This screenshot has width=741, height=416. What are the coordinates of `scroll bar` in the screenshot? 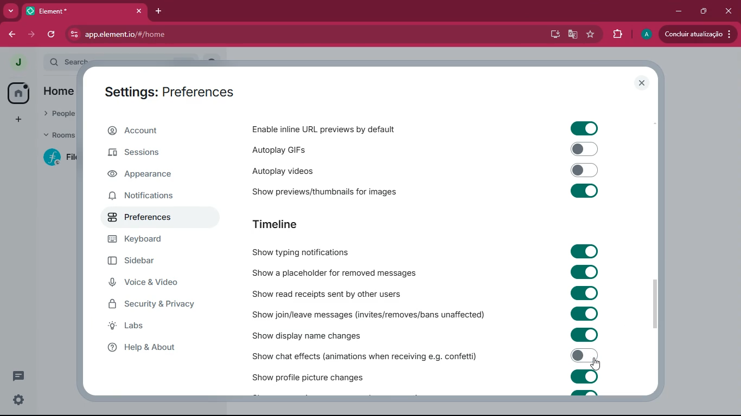 It's located at (656, 301).